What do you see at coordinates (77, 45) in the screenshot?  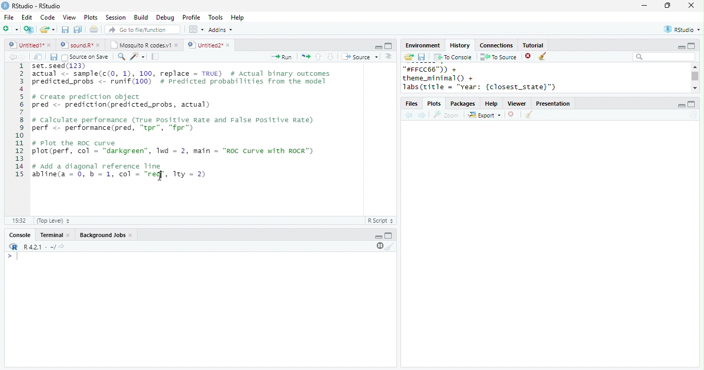 I see `sound.R` at bounding box center [77, 45].